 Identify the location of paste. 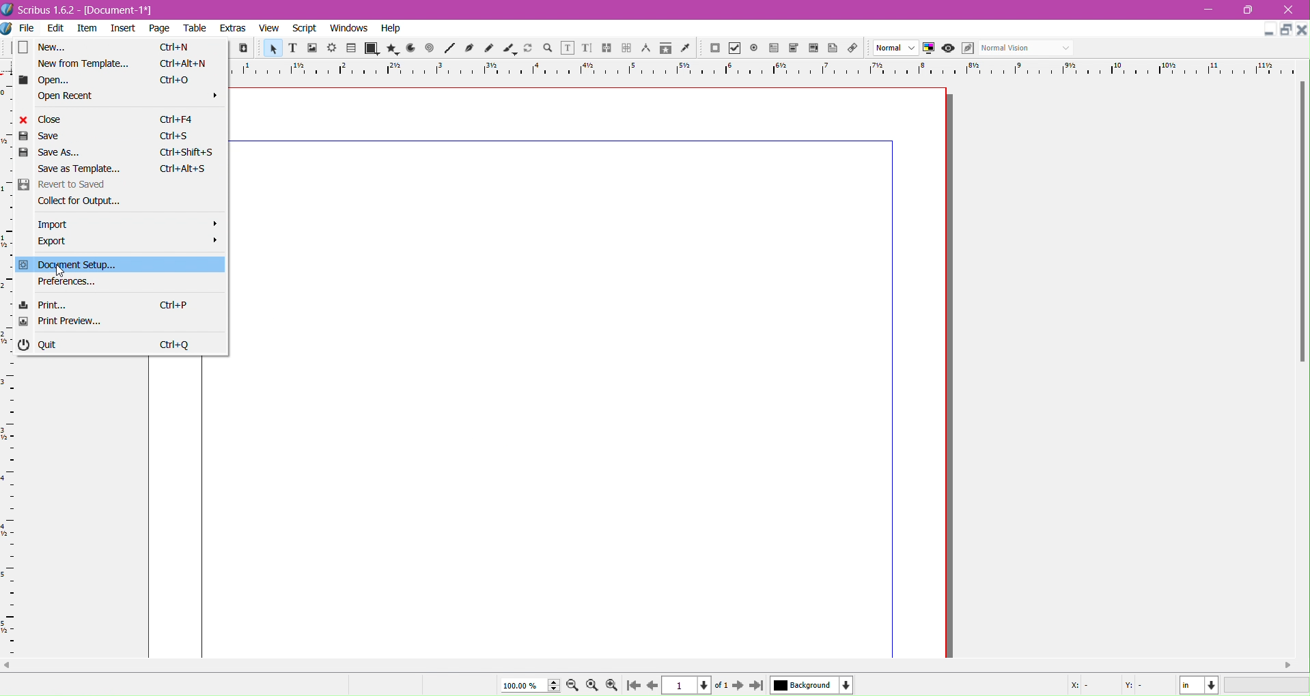
(242, 48).